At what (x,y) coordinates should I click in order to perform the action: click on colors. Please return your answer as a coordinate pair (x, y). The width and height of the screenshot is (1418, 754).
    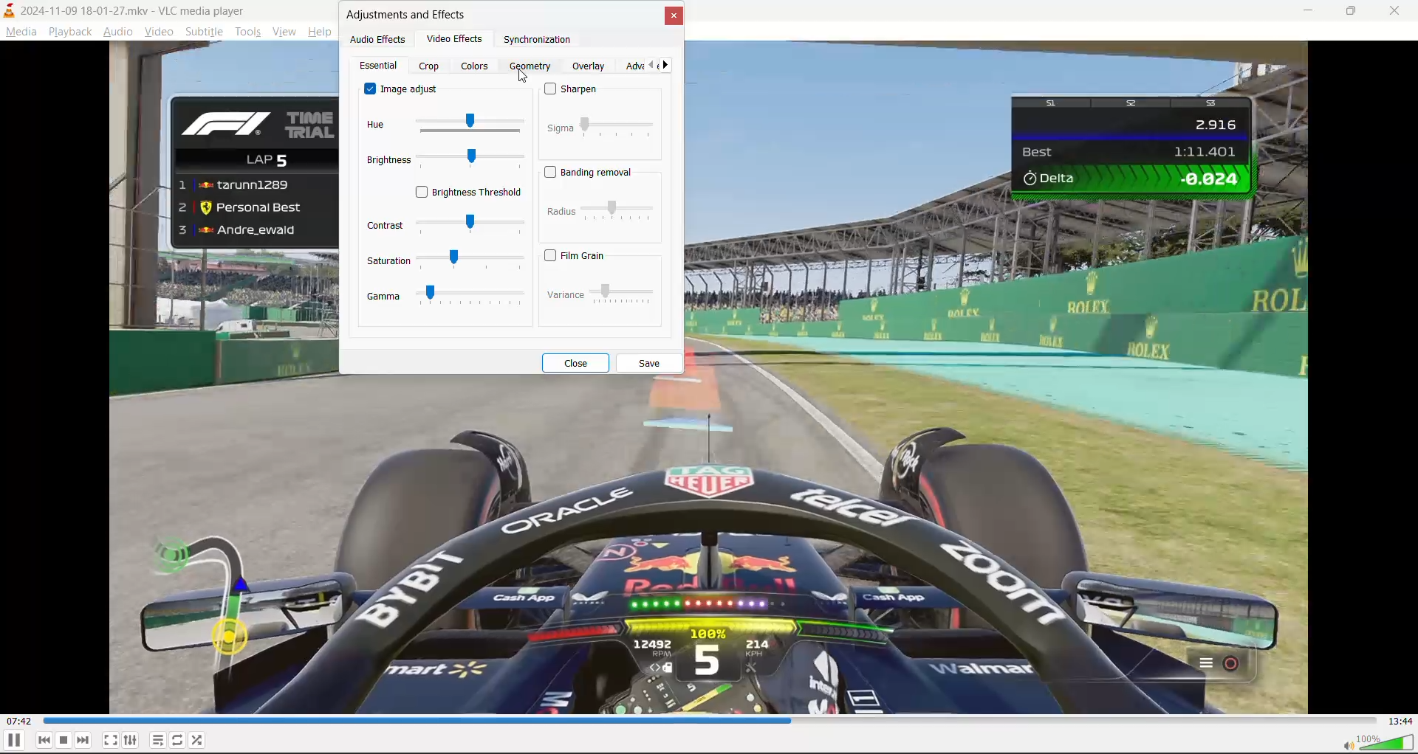
    Looking at the image, I should click on (476, 65).